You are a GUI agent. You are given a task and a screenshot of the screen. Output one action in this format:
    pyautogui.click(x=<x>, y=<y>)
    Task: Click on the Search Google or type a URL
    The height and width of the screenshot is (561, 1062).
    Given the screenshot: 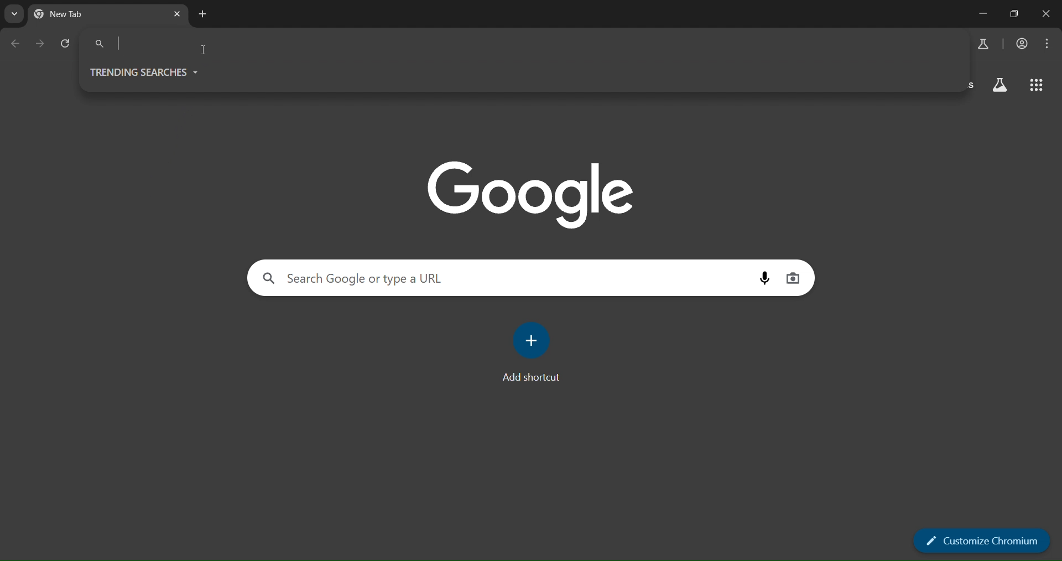 What is the action you would take?
    pyautogui.click(x=515, y=45)
    